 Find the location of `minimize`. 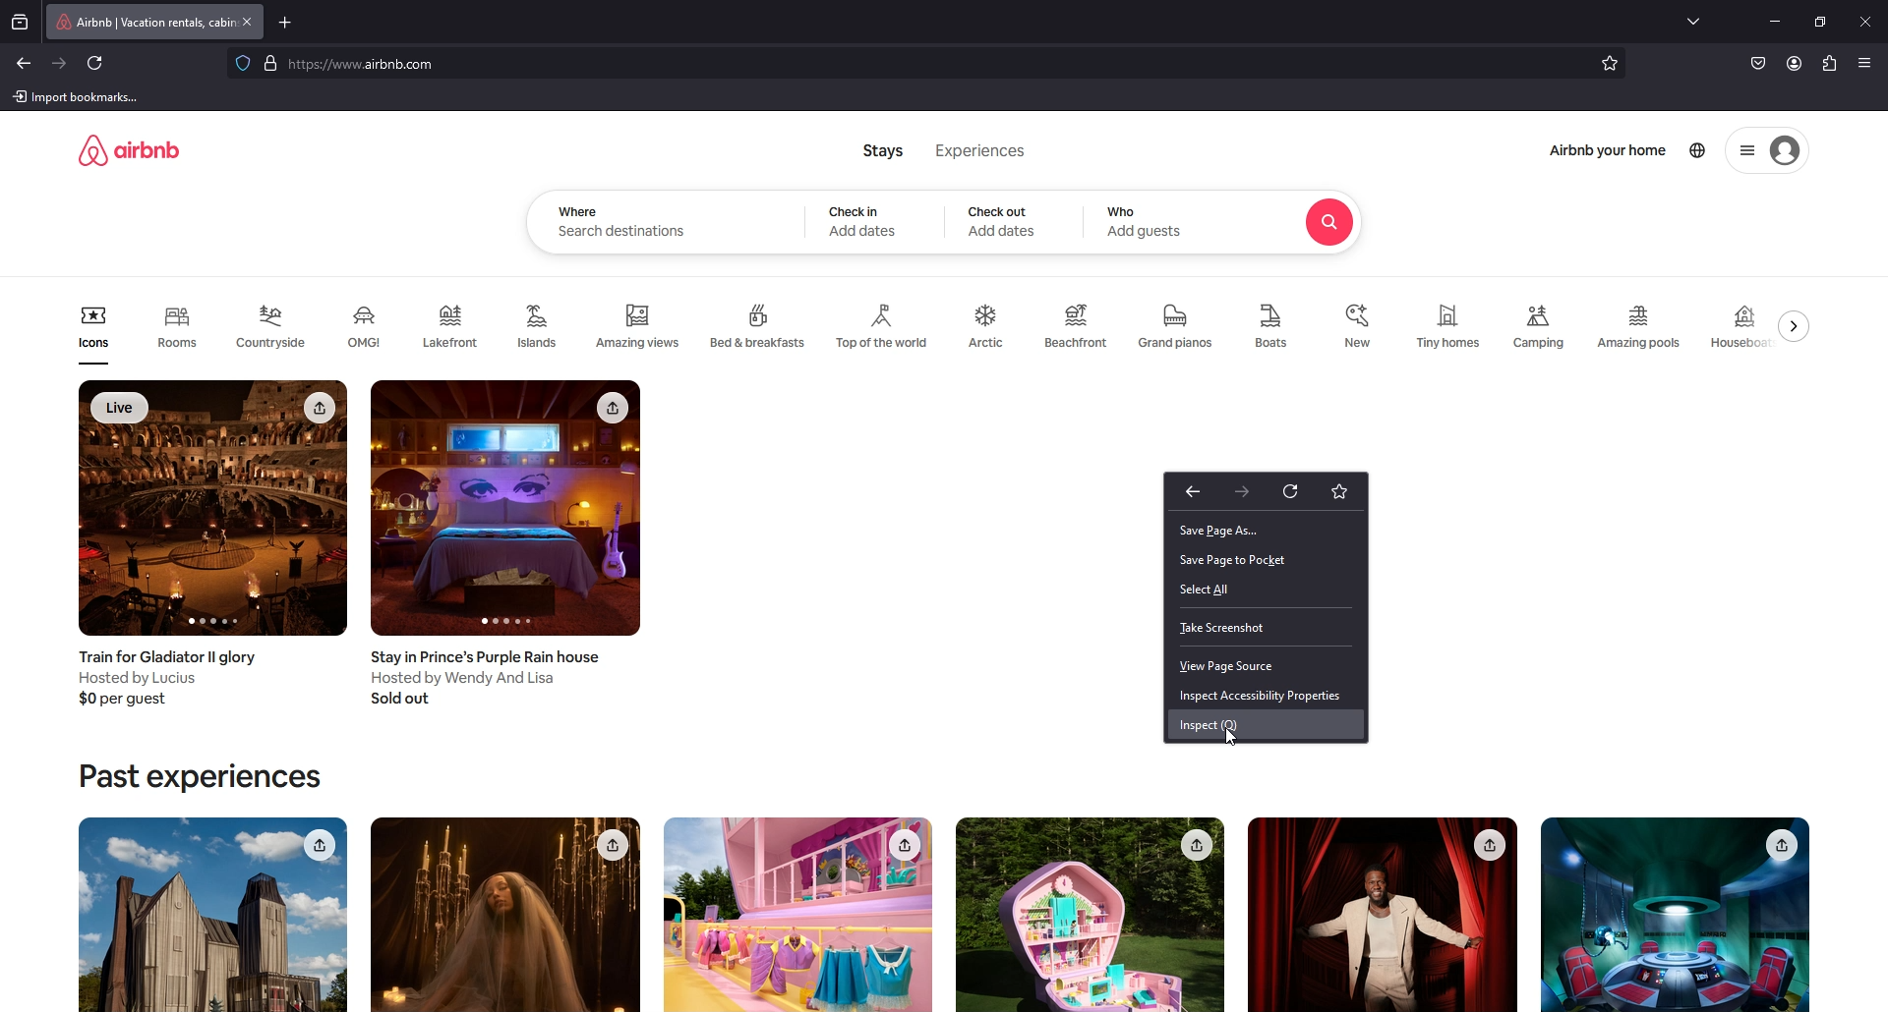

minimize is located at coordinates (1774, 22).